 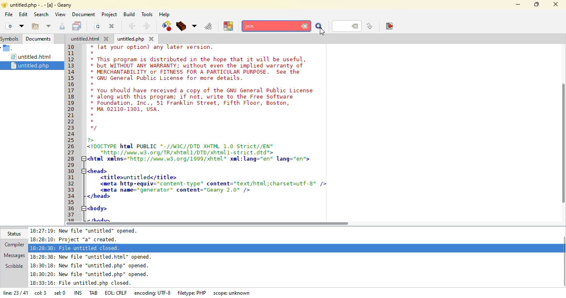 What do you see at coordinates (38, 5) in the screenshot?
I see `untitled.php-.-[a]-Geany` at bounding box center [38, 5].